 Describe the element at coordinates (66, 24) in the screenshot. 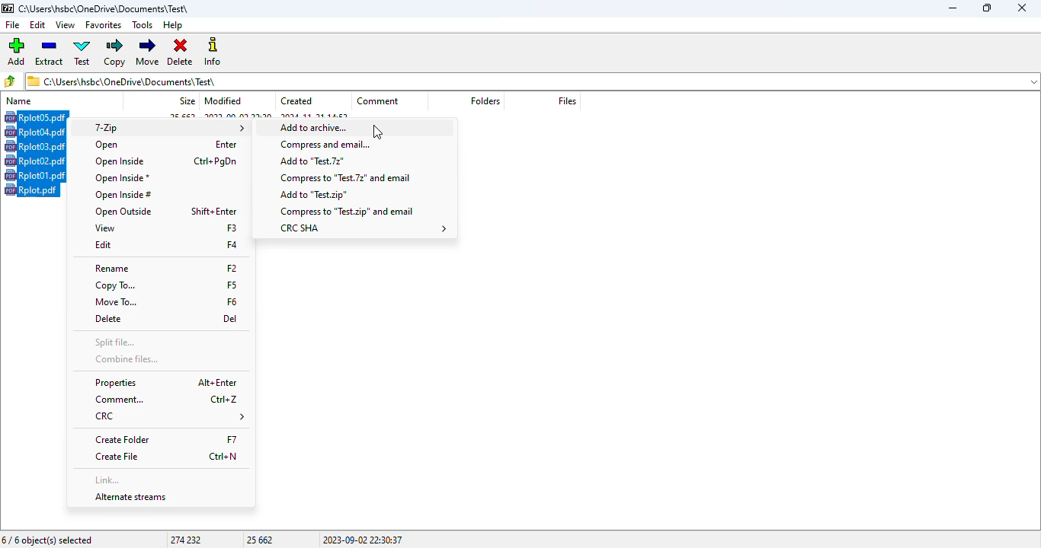

I see `view` at that location.